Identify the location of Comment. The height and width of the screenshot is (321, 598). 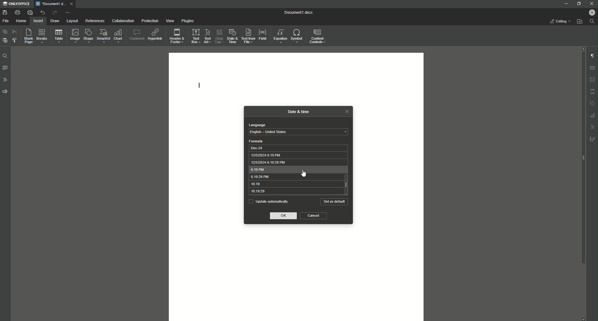
(136, 34).